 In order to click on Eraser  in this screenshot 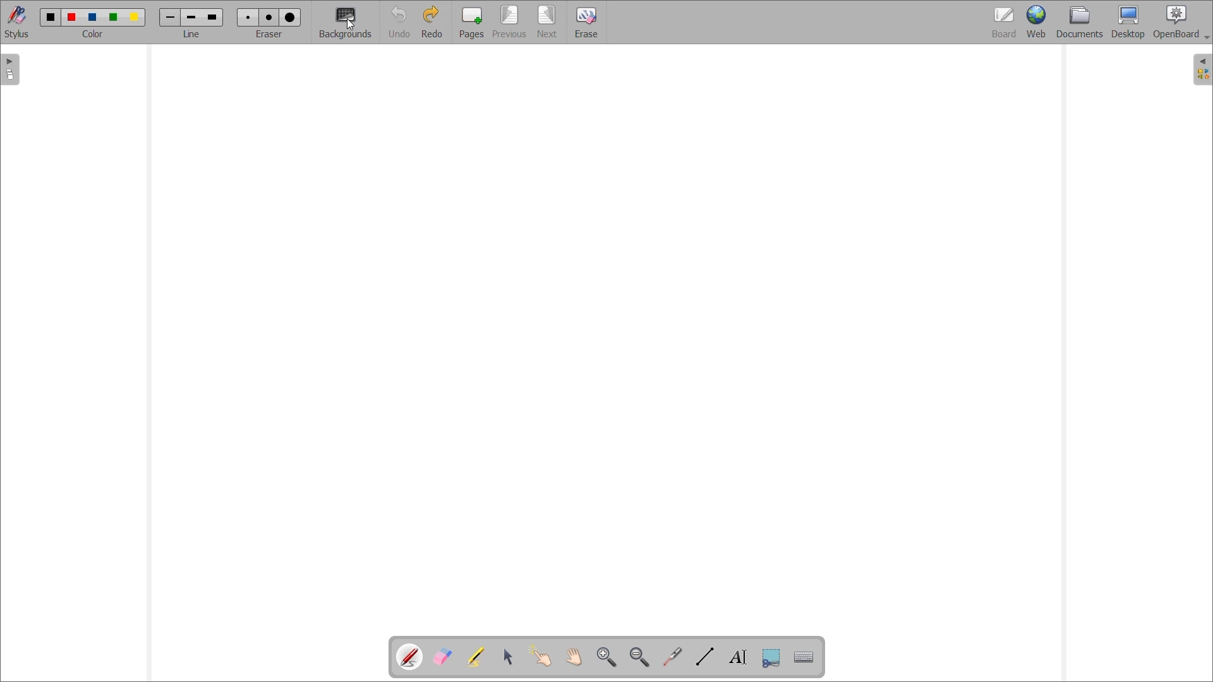, I will do `click(269, 34)`.